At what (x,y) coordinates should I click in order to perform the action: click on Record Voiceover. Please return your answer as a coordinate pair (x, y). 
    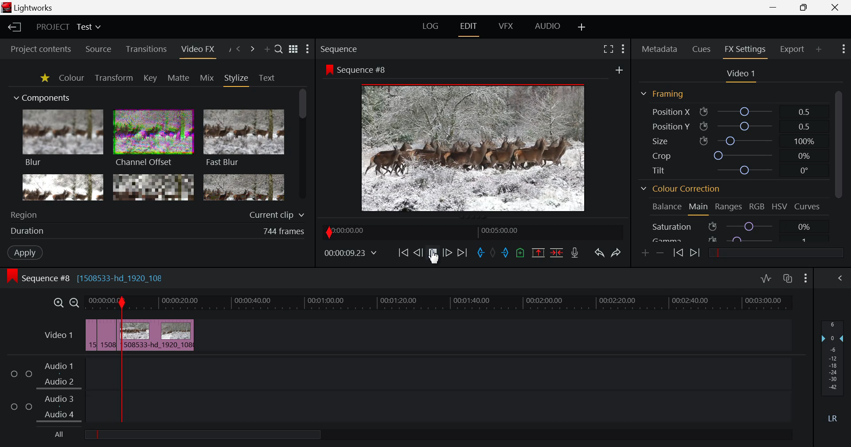
    Looking at the image, I should click on (576, 253).